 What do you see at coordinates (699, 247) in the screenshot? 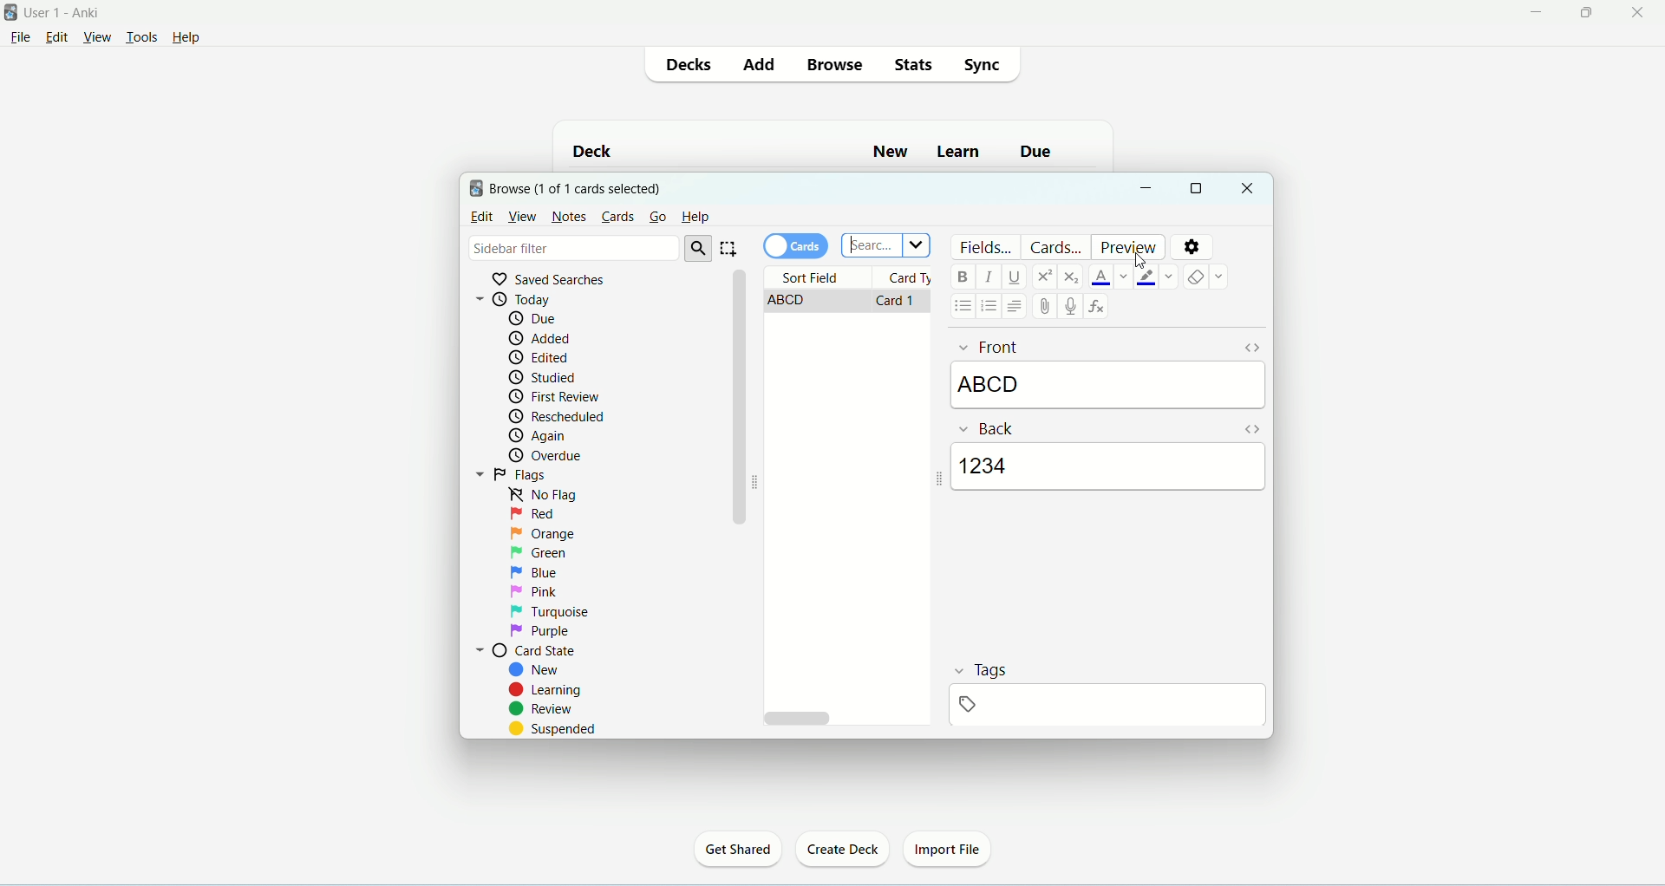
I see `search` at bounding box center [699, 247].